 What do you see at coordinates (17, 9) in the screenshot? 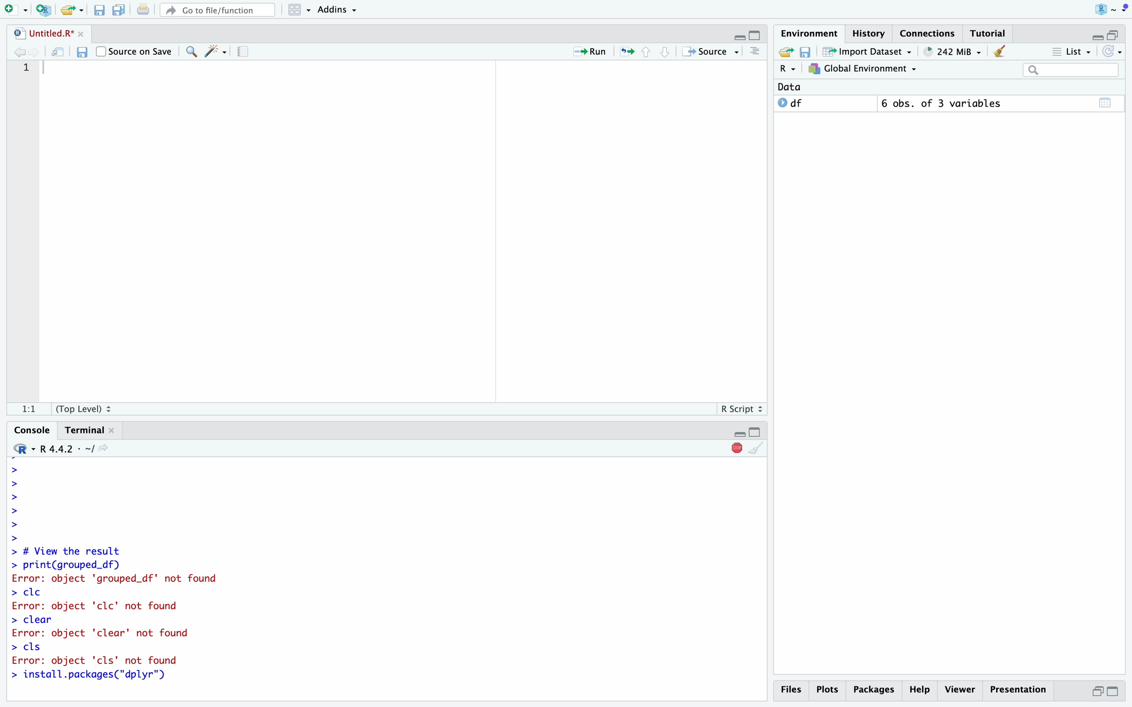
I see `Open new file` at bounding box center [17, 9].